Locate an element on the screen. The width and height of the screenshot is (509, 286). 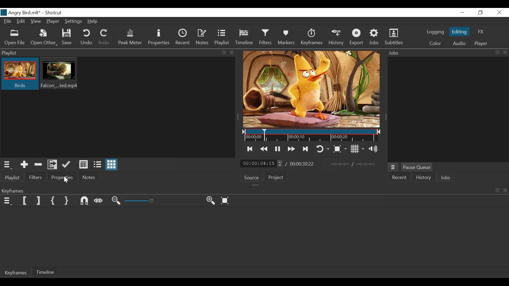
Toggle play or pause is located at coordinates (278, 149).